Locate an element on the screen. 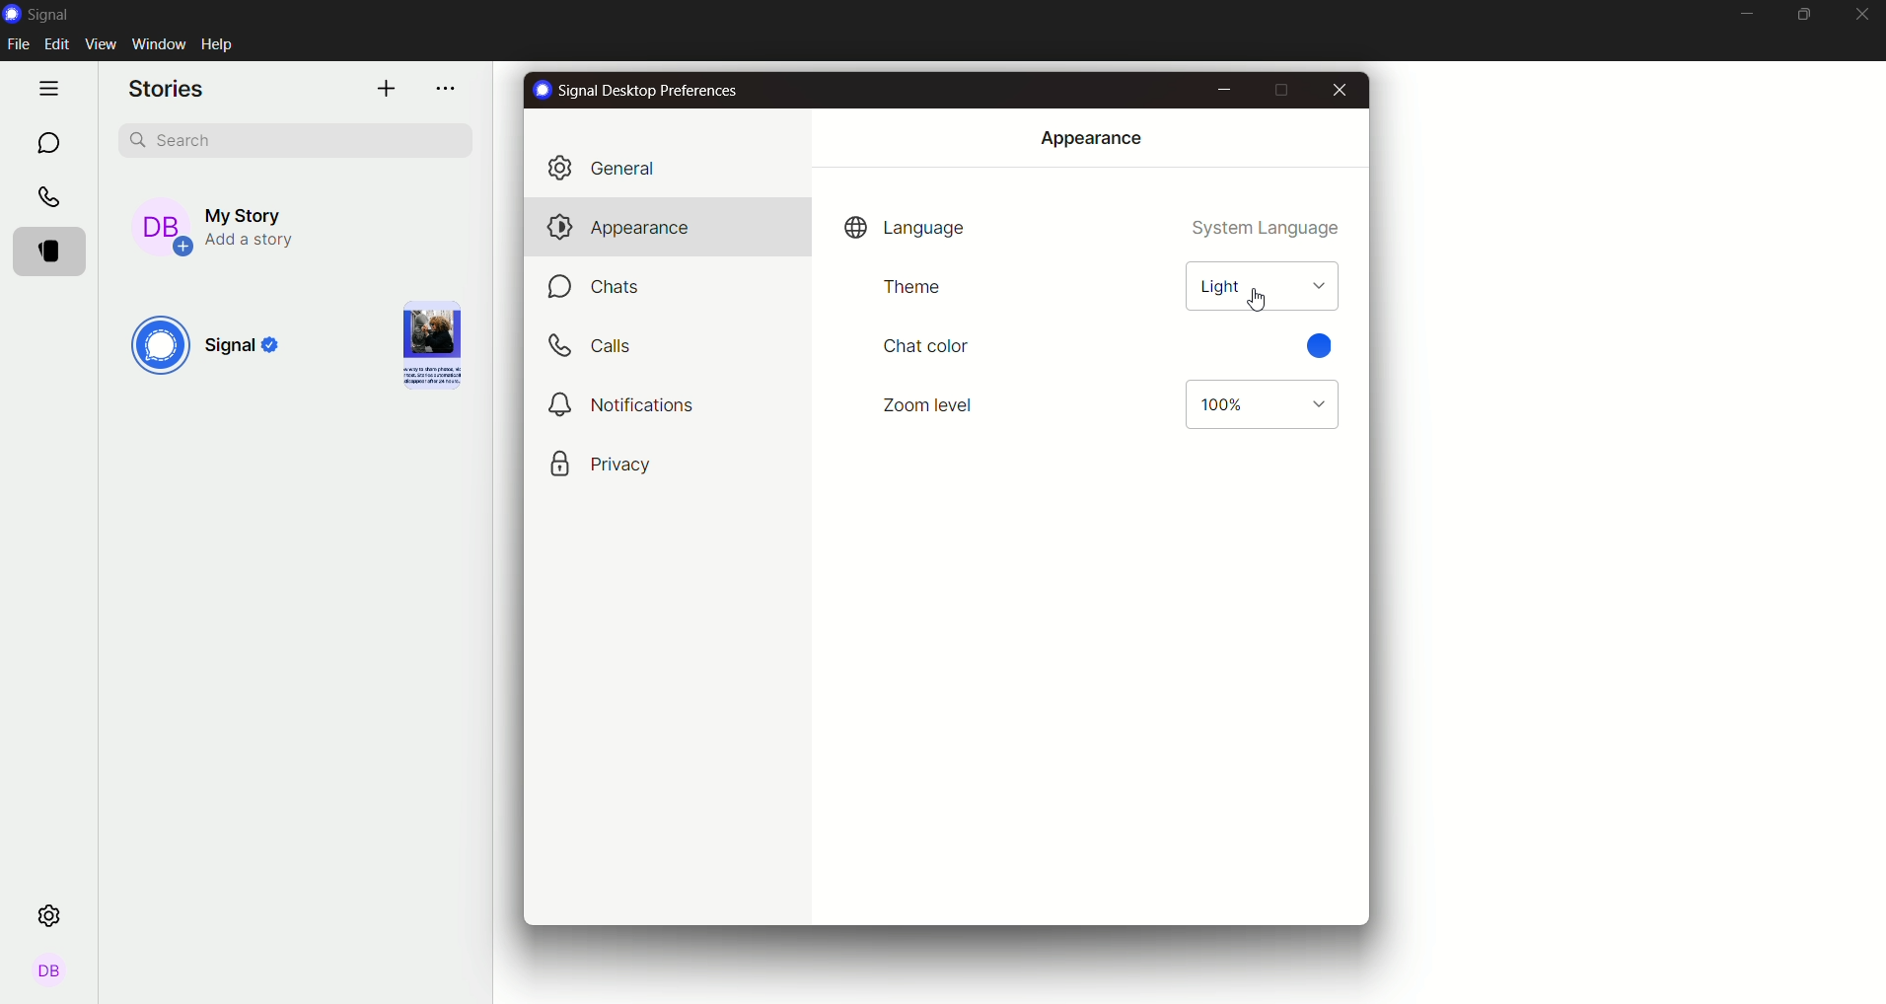 This screenshot has height=1004, width=1886. my story is located at coordinates (238, 222).